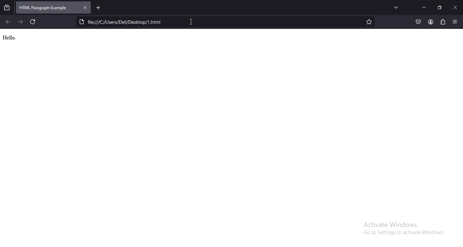 The image size is (463, 247). What do you see at coordinates (430, 21) in the screenshot?
I see `account` at bounding box center [430, 21].